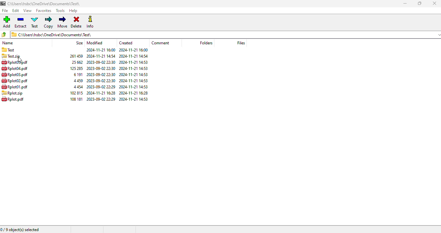  Describe the element at coordinates (101, 80) in the screenshot. I see `modified date & time` at that location.